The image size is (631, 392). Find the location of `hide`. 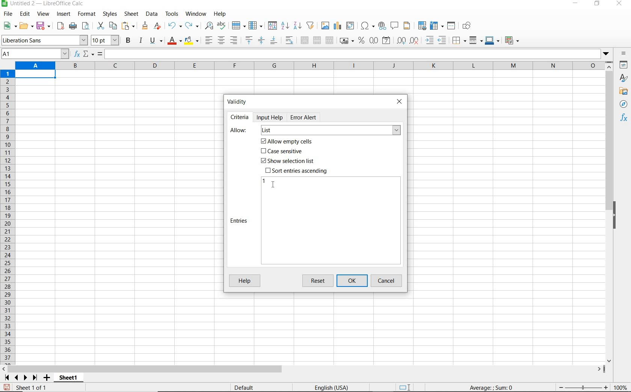

hide is located at coordinates (615, 216).